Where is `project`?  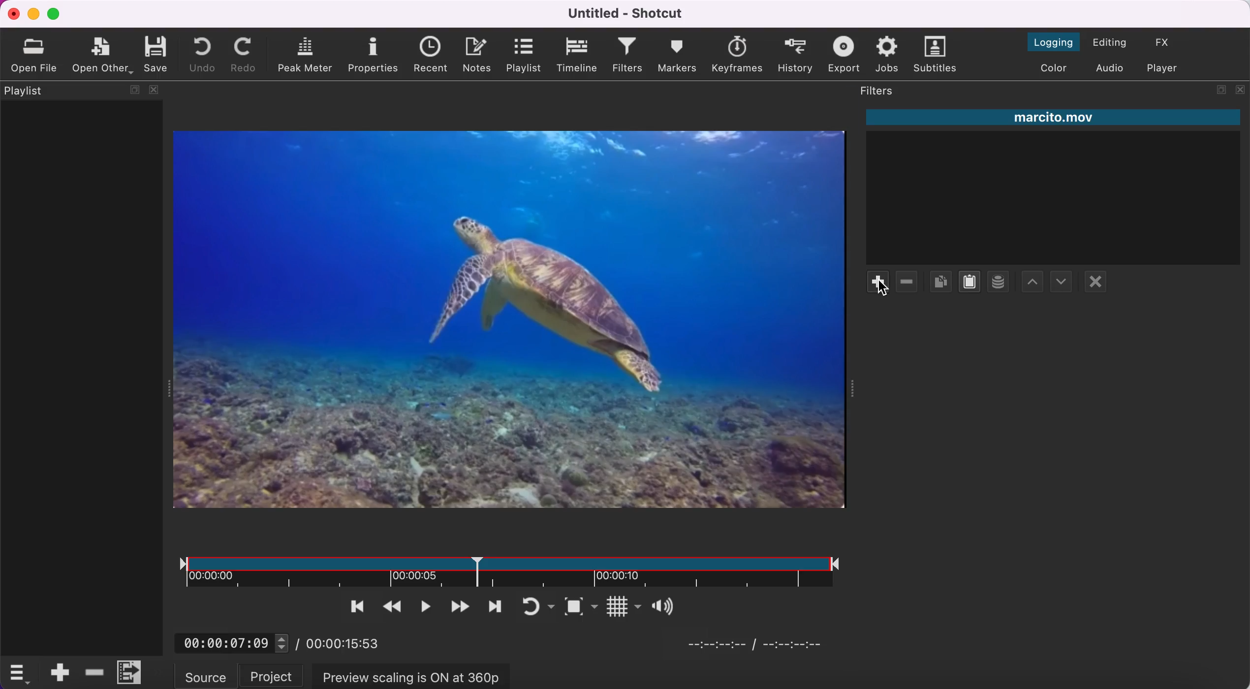
project is located at coordinates (270, 676).